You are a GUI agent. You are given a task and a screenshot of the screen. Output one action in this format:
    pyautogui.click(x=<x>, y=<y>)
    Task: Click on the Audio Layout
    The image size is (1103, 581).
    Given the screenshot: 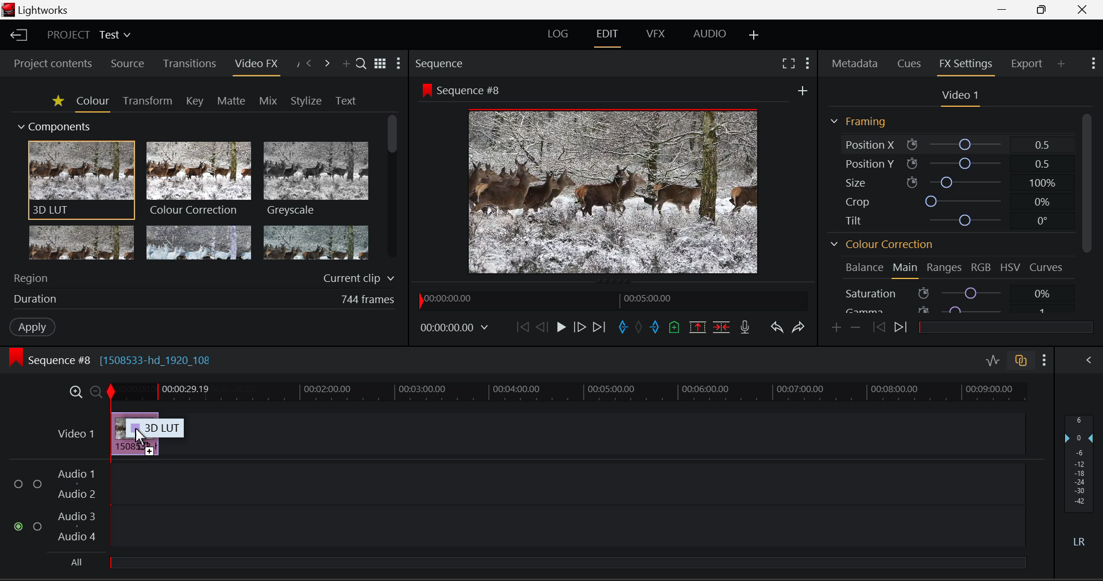 What is the action you would take?
    pyautogui.click(x=708, y=34)
    